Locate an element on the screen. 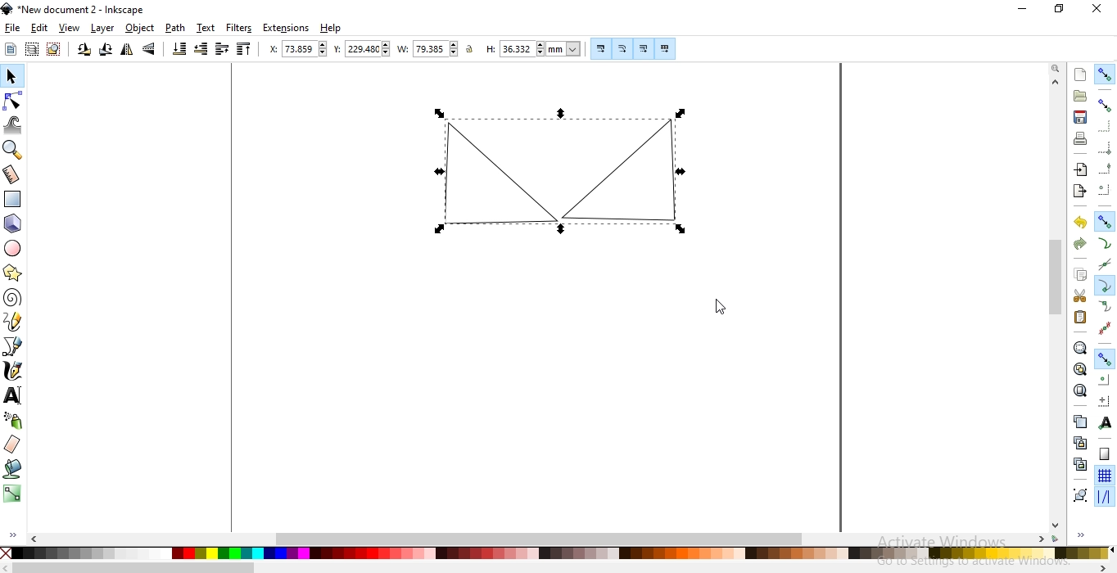 This screenshot has height=573, width=1117. extensions is located at coordinates (287, 29).